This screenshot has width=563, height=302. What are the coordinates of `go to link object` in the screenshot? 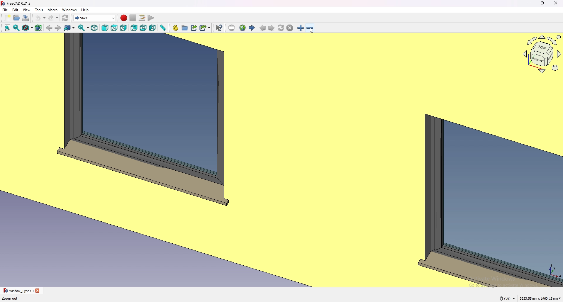 It's located at (69, 28).